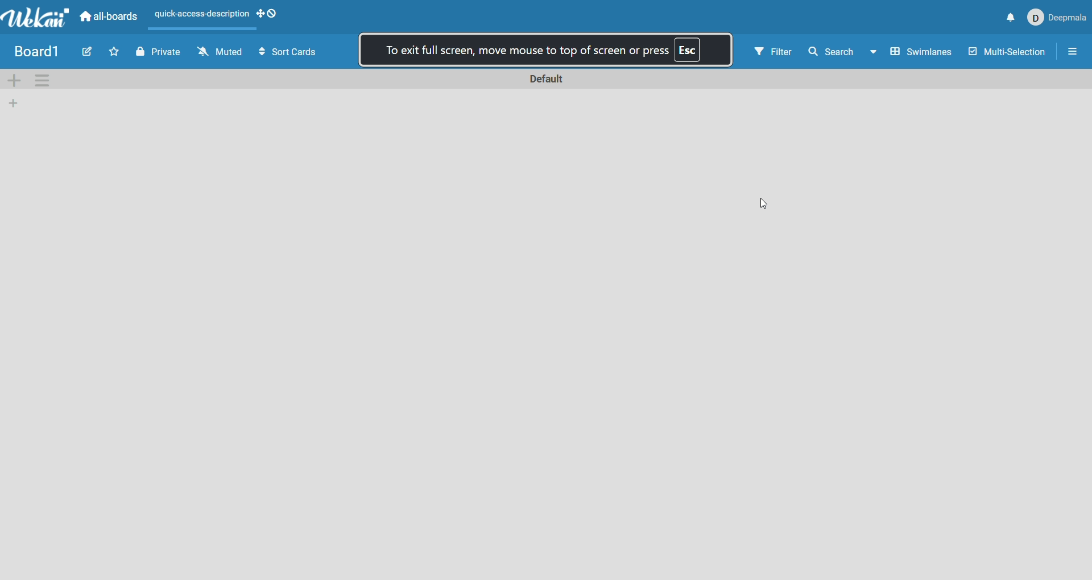 Image resolution: width=1092 pixels, height=580 pixels. I want to click on filter, so click(775, 52).